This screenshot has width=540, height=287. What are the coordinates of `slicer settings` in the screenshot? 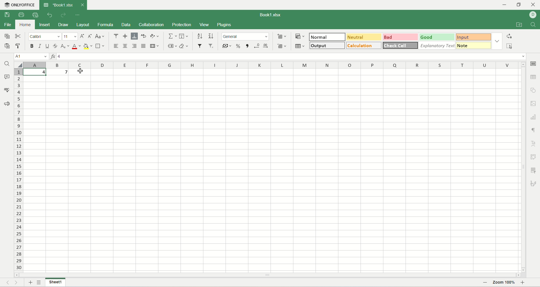 It's located at (534, 170).